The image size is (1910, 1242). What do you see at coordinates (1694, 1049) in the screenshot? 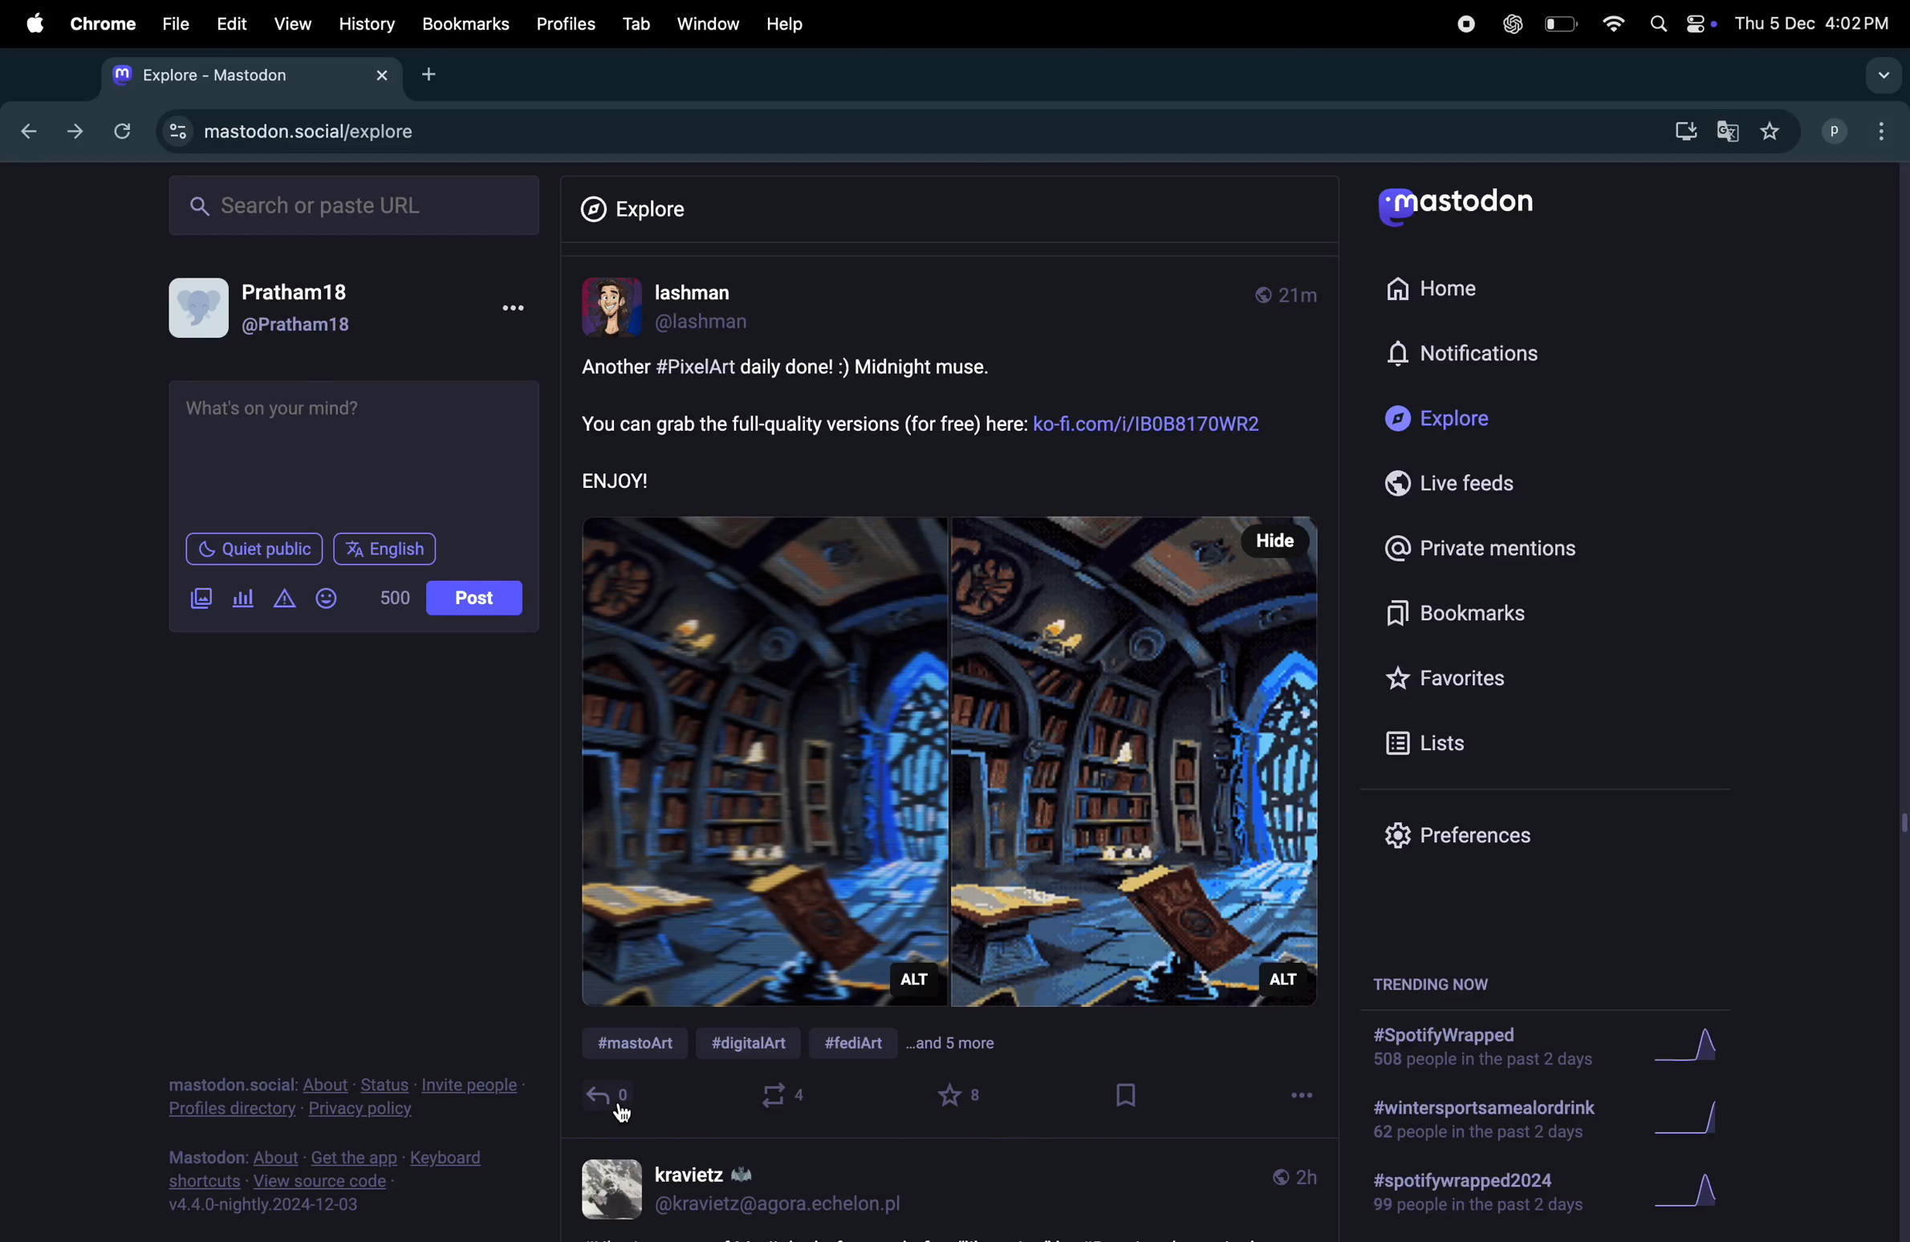
I see `graph` at bounding box center [1694, 1049].